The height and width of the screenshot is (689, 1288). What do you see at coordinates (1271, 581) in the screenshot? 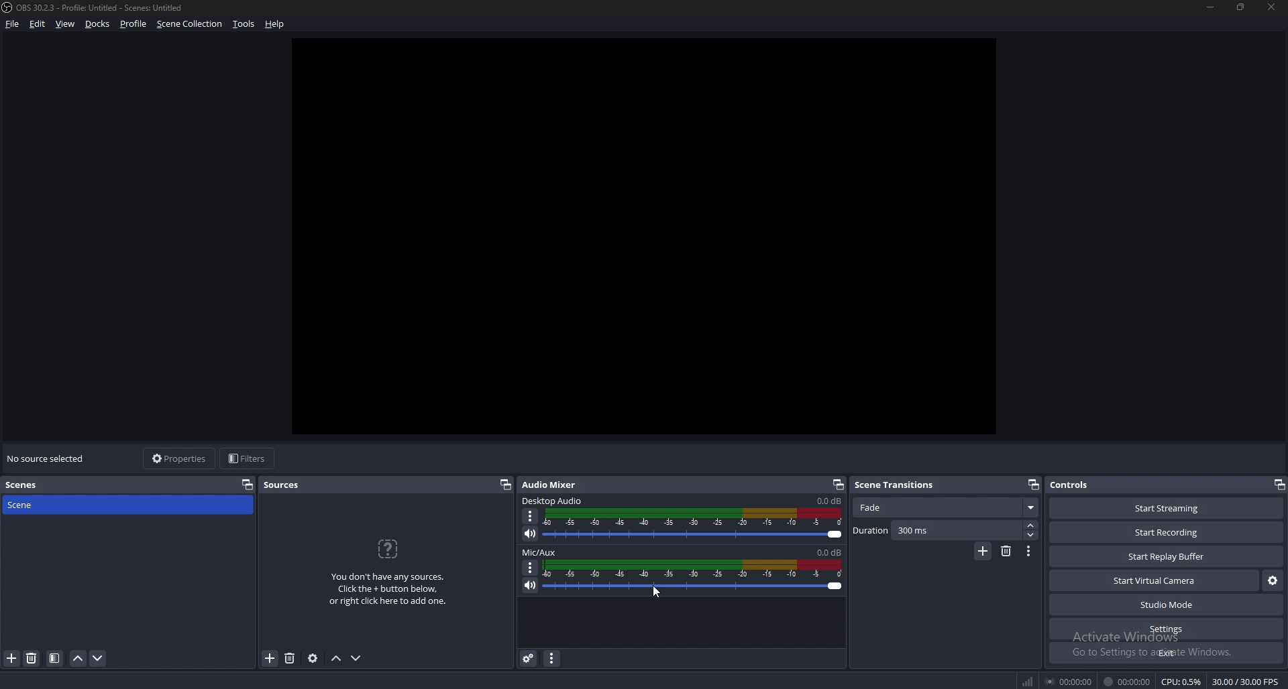
I see `configure virtual camera` at bounding box center [1271, 581].